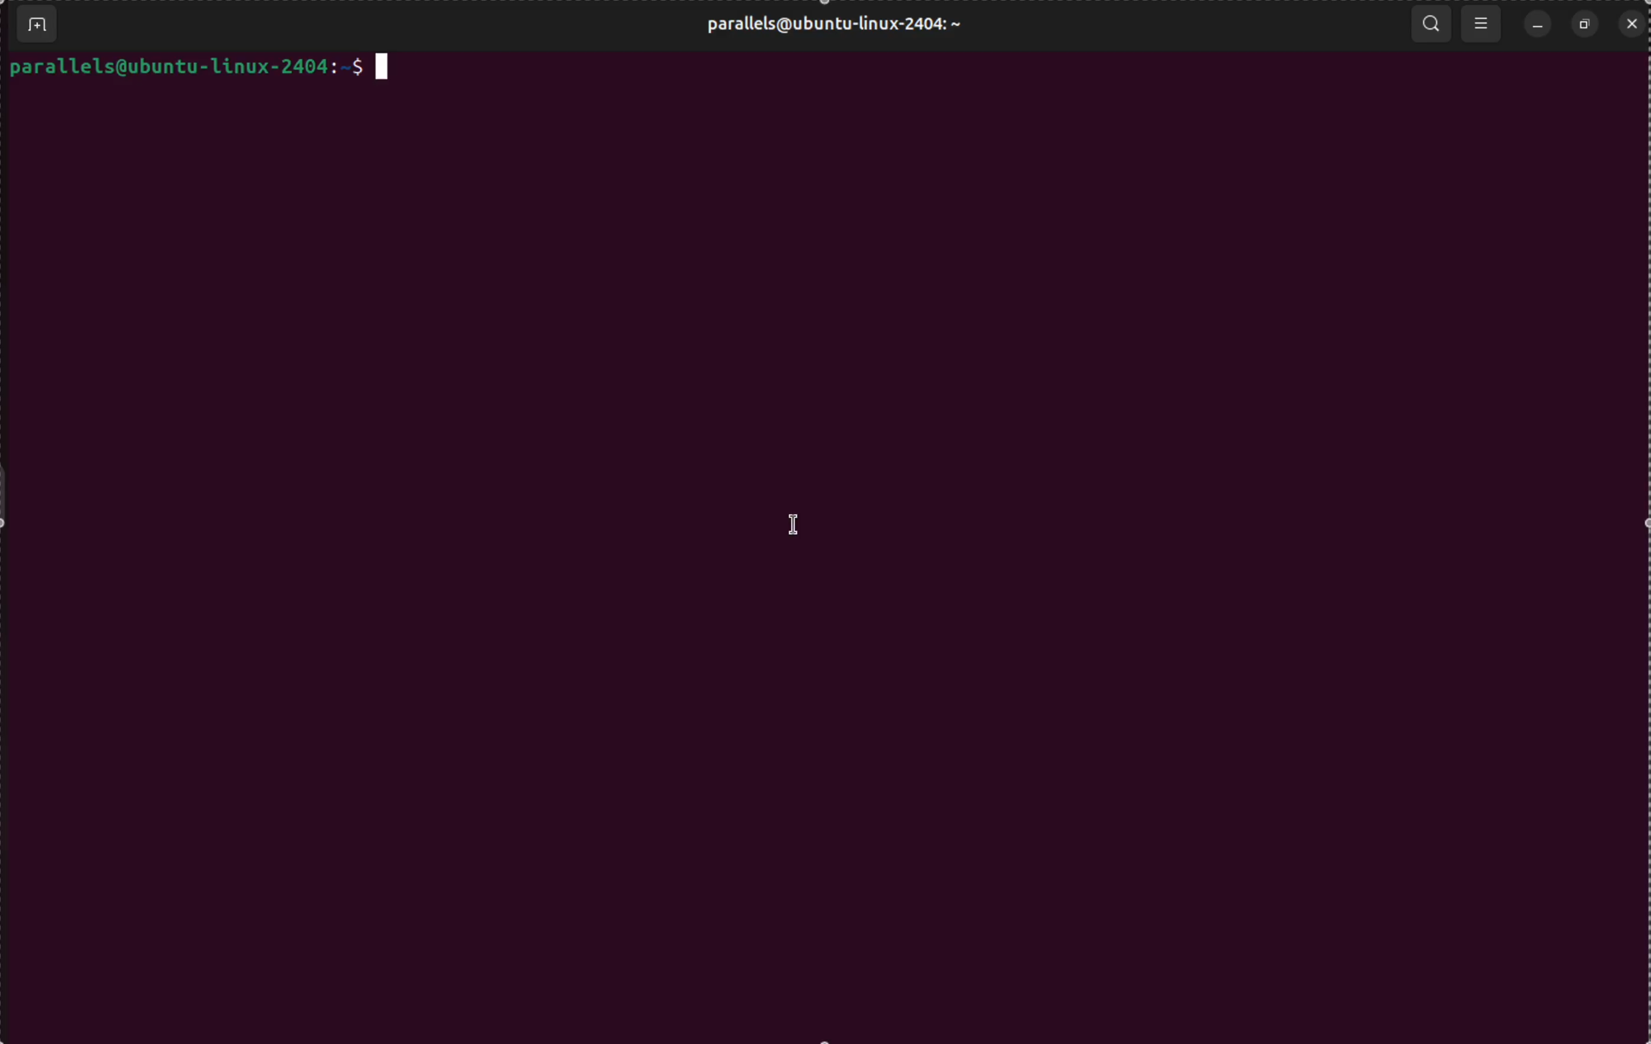 This screenshot has height=1044, width=1651. Describe the element at coordinates (795, 525) in the screenshot. I see `cursor` at that location.